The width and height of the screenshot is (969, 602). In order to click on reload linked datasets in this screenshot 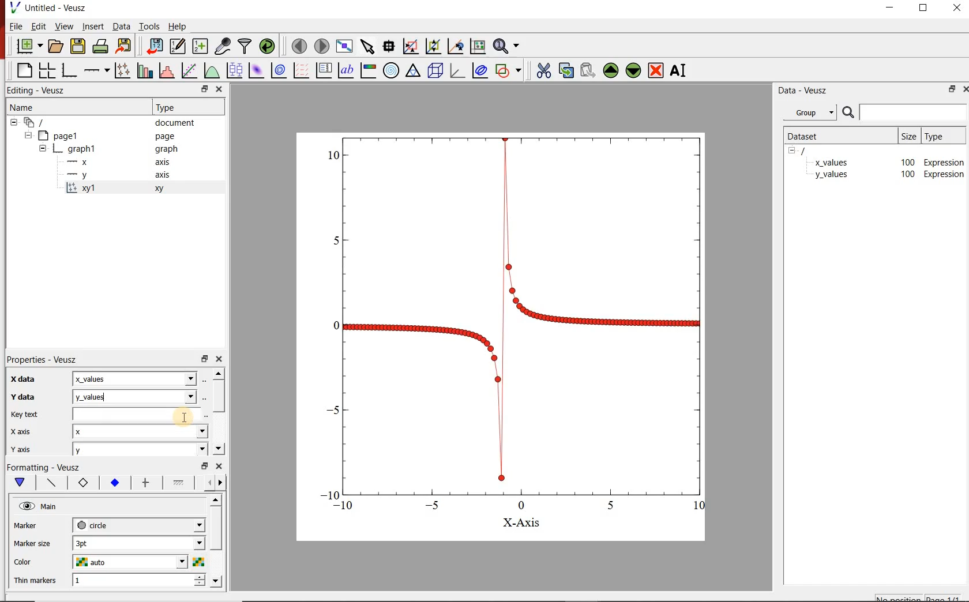, I will do `click(266, 47)`.